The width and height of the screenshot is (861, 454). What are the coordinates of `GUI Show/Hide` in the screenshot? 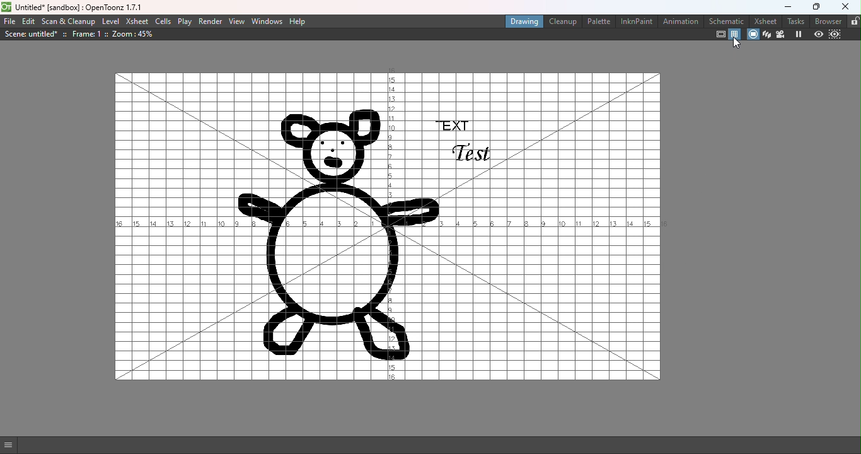 It's located at (14, 444).